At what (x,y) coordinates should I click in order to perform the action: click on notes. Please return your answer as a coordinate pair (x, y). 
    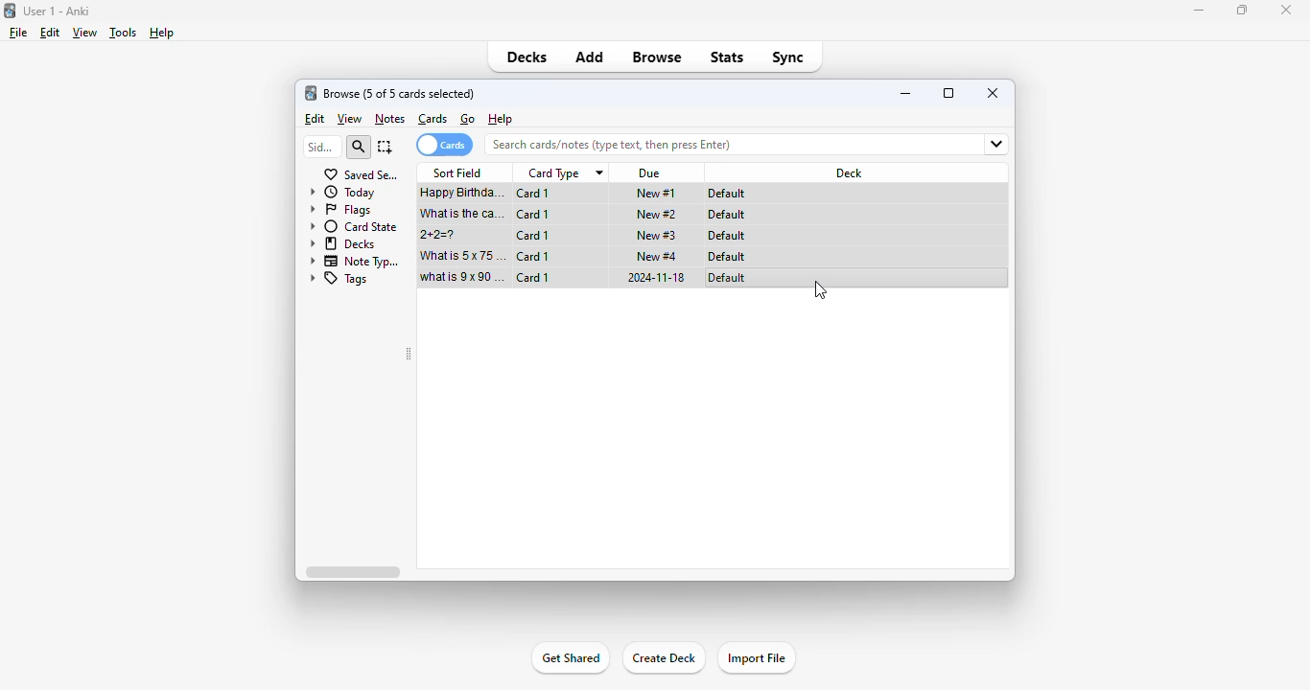
    Looking at the image, I should click on (389, 120).